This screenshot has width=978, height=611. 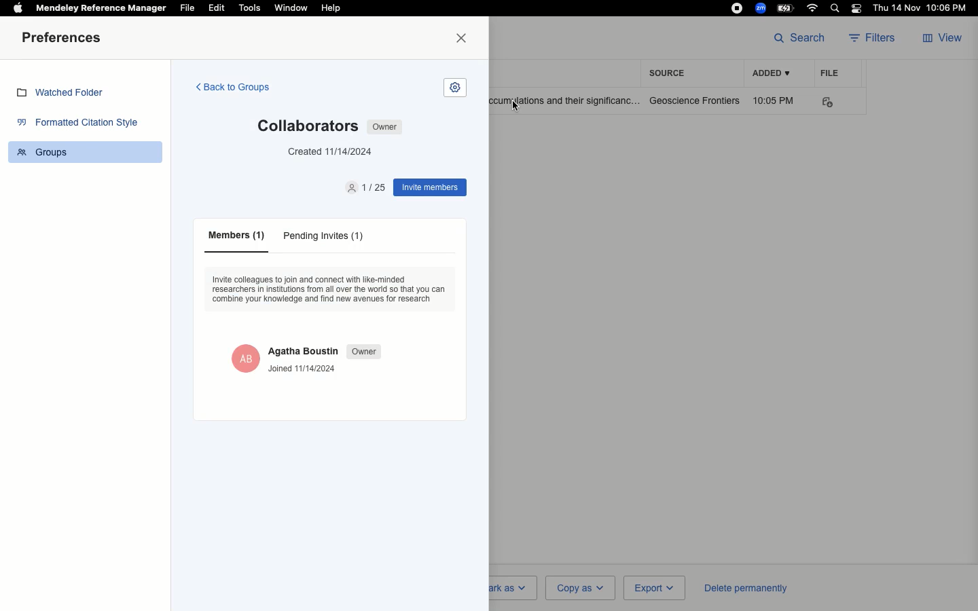 What do you see at coordinates (429, 187) in the screenshot?
I see `Invite memebers` at bounding box center [429, 187].